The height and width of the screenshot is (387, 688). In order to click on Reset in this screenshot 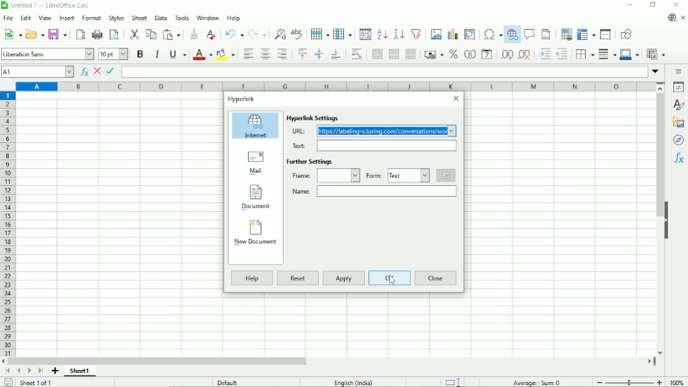, I will do `click(299, 279)`.